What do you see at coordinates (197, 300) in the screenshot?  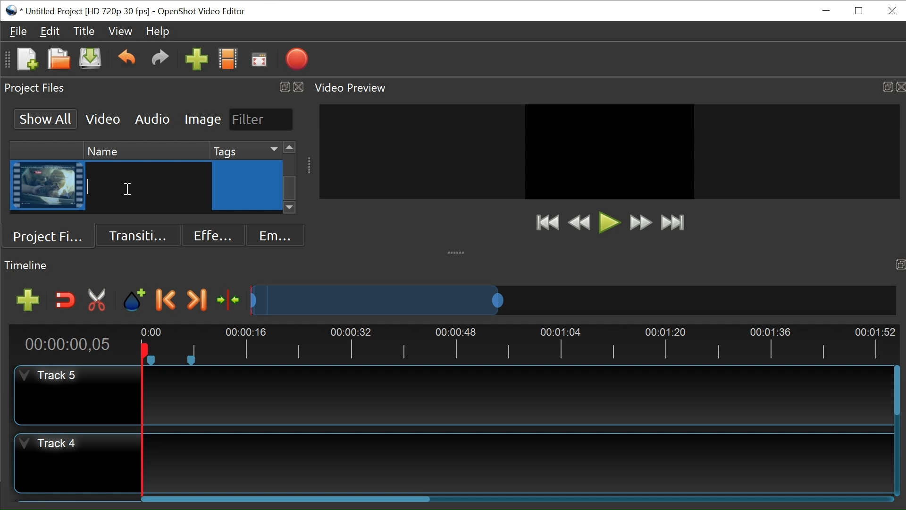 I see `Next Marker` at bounding box center [197, 300].